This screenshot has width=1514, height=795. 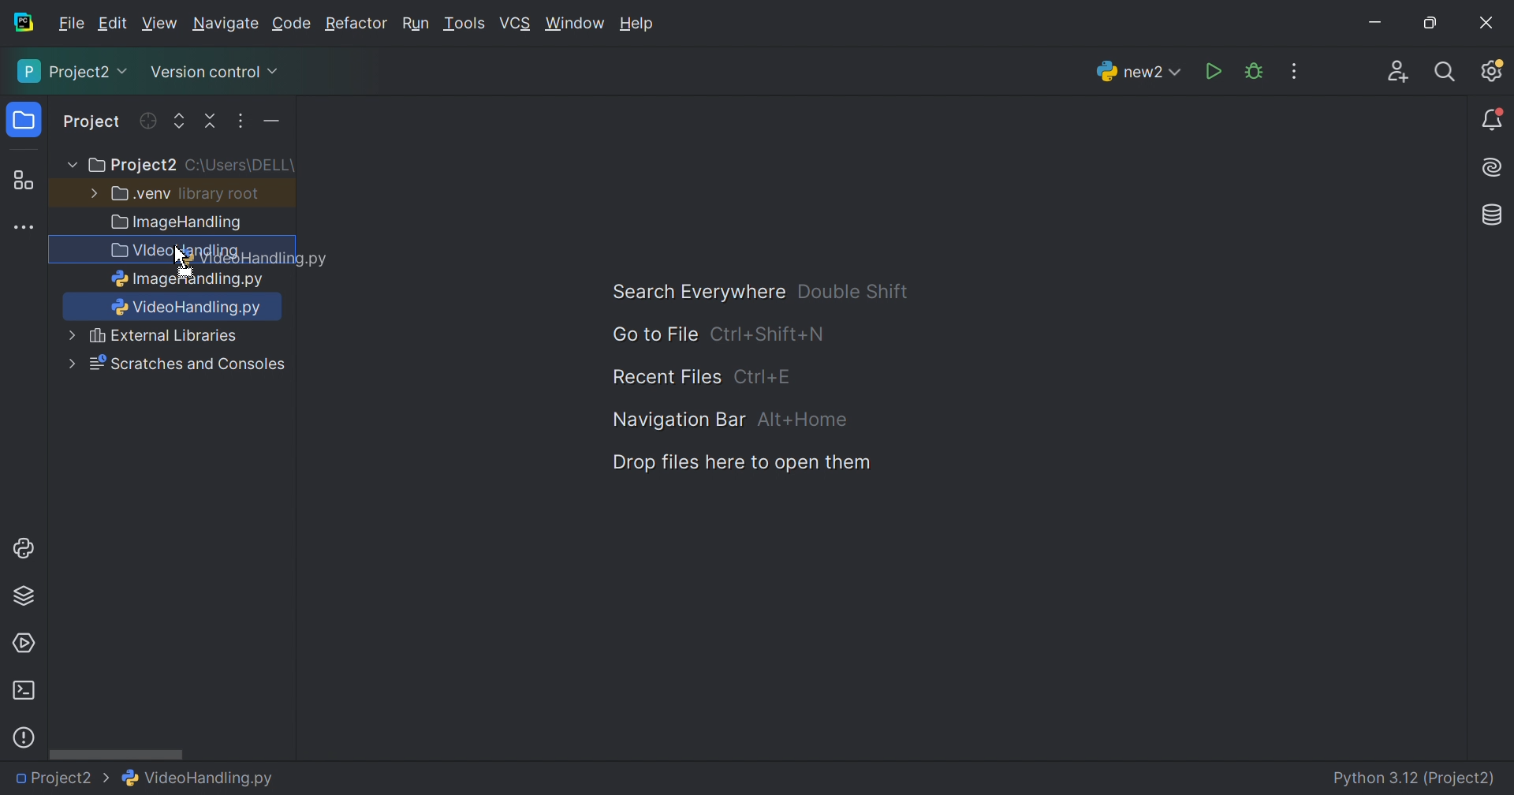 I want to click on Notifications, so click(x=1493, y=121).